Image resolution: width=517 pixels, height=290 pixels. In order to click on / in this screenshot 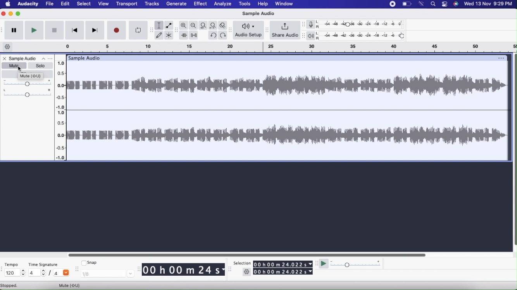, I will do `click(51, 273)`.